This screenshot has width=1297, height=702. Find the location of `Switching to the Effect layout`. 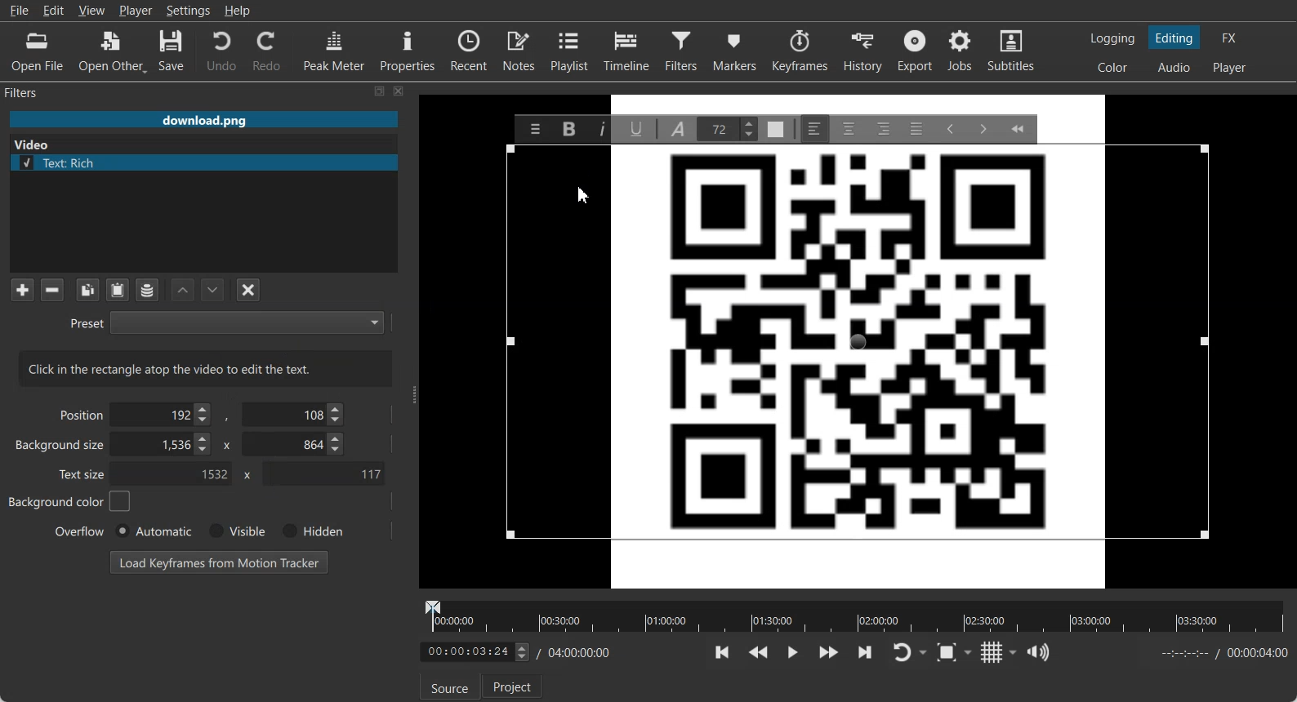

Switching to the Effect layout is located at coordinates (1230, 38).